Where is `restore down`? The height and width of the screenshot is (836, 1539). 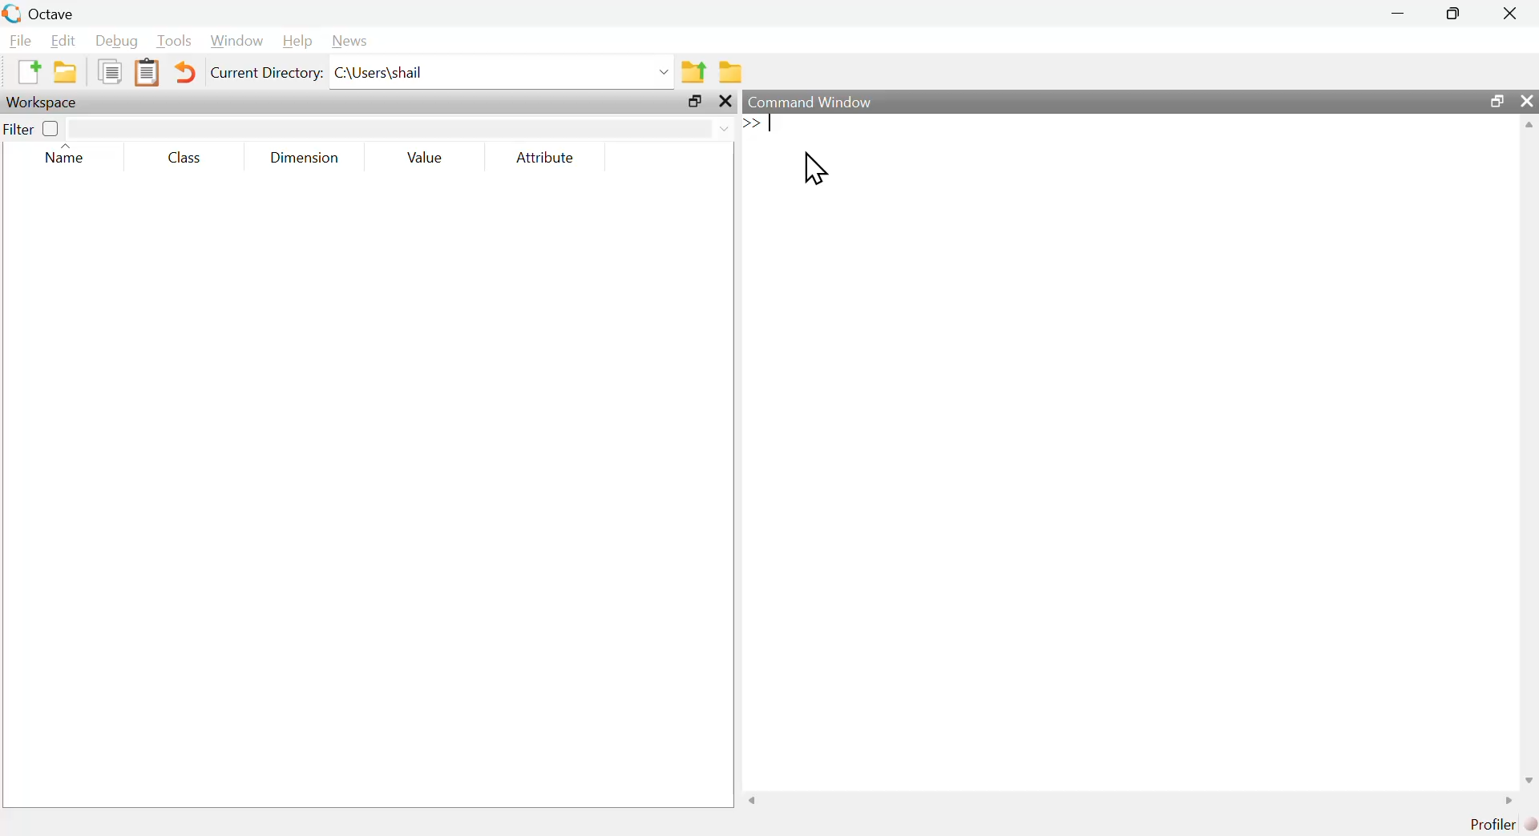 restore down is located at coordinates (1446, 14).